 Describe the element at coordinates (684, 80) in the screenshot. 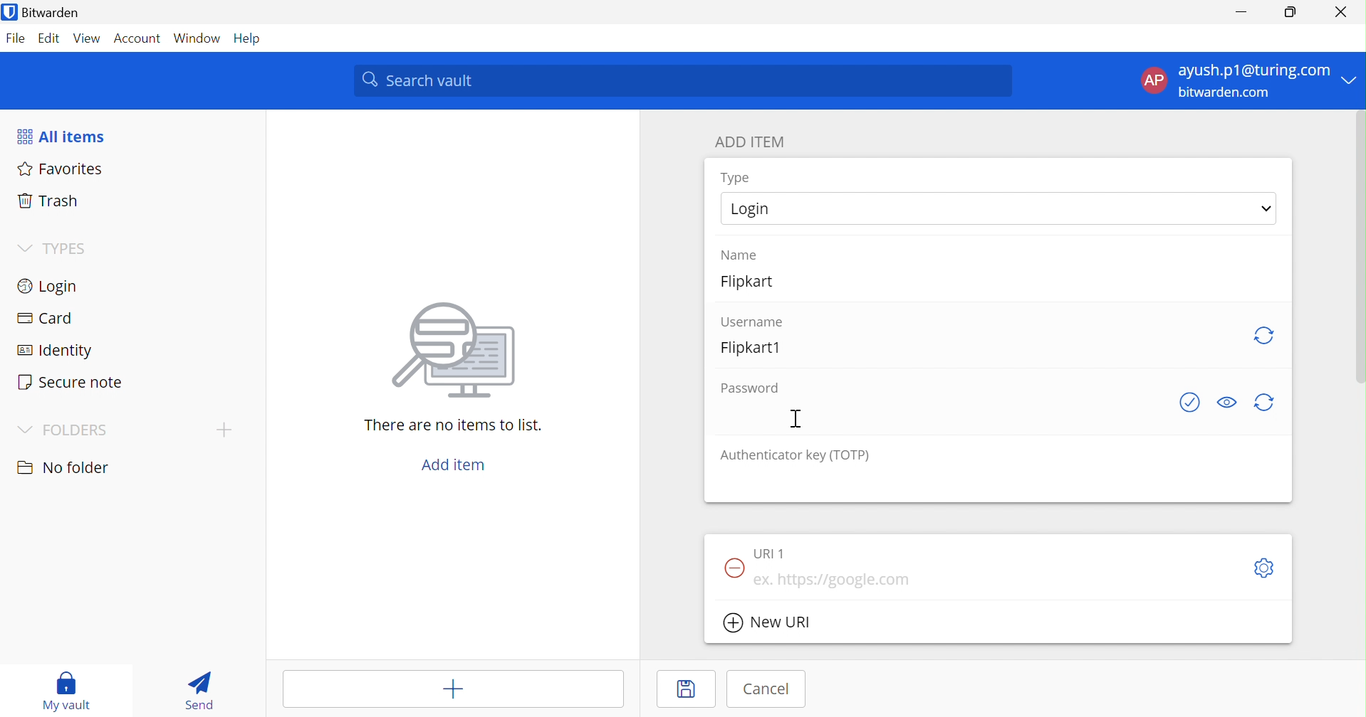

I see `Search Vault` at that location.